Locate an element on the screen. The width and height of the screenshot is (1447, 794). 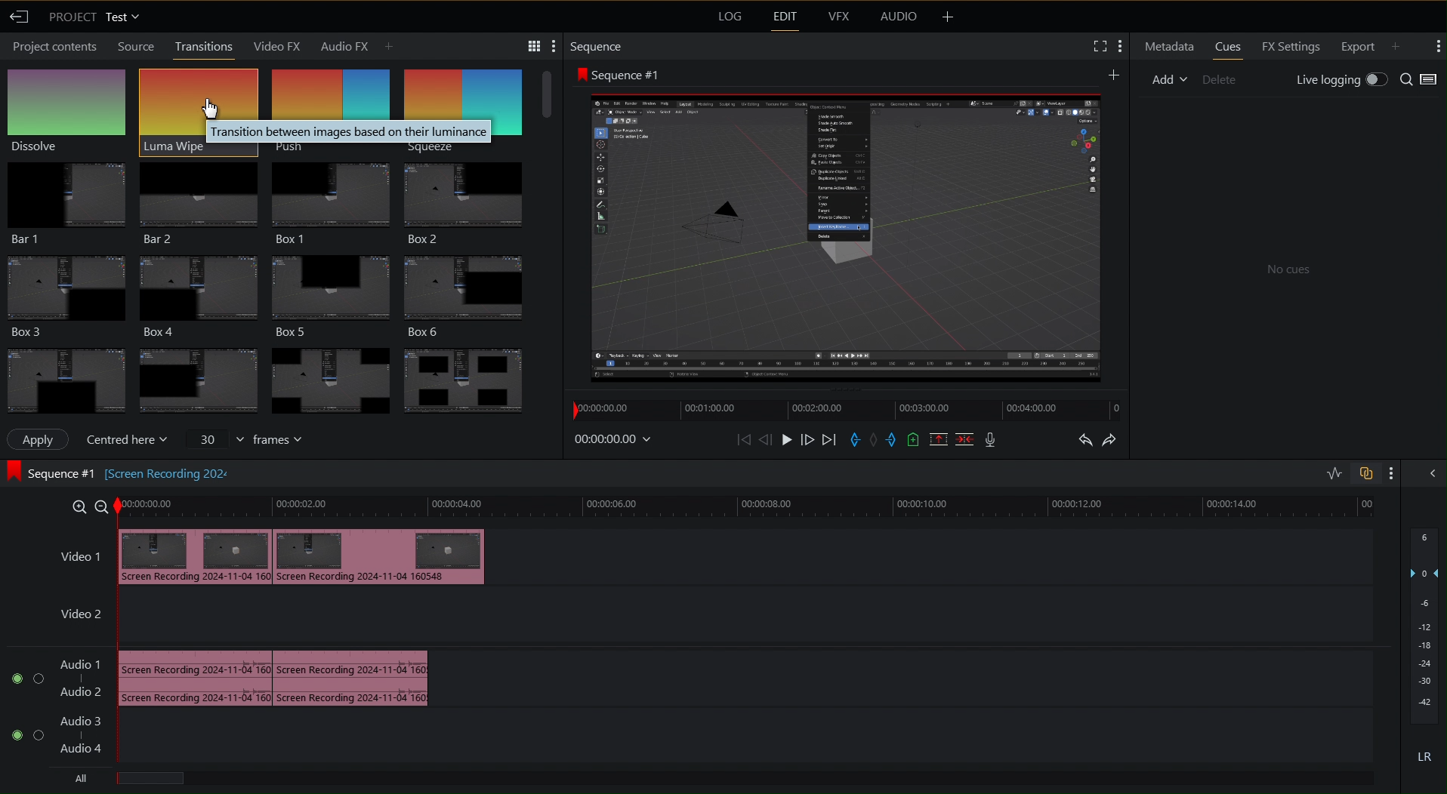
Zoom is located at coordinates (86, 506).